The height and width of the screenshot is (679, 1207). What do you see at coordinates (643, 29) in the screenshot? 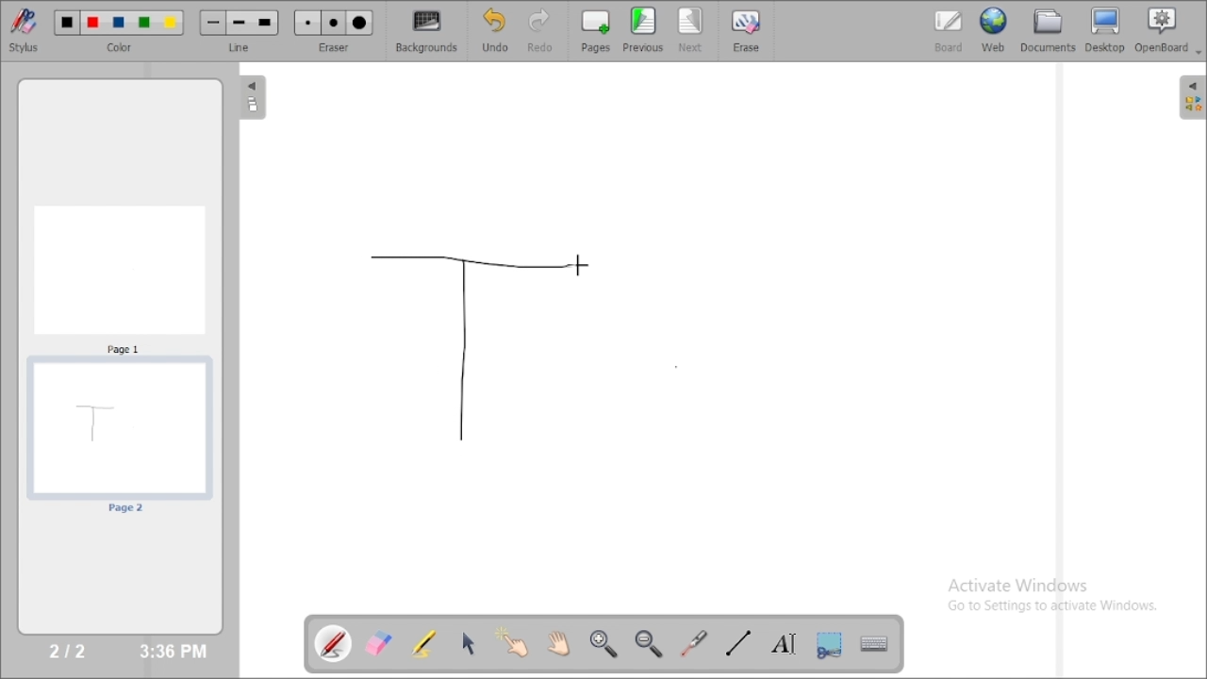
I see `previous` at bounding box center [643, 29].